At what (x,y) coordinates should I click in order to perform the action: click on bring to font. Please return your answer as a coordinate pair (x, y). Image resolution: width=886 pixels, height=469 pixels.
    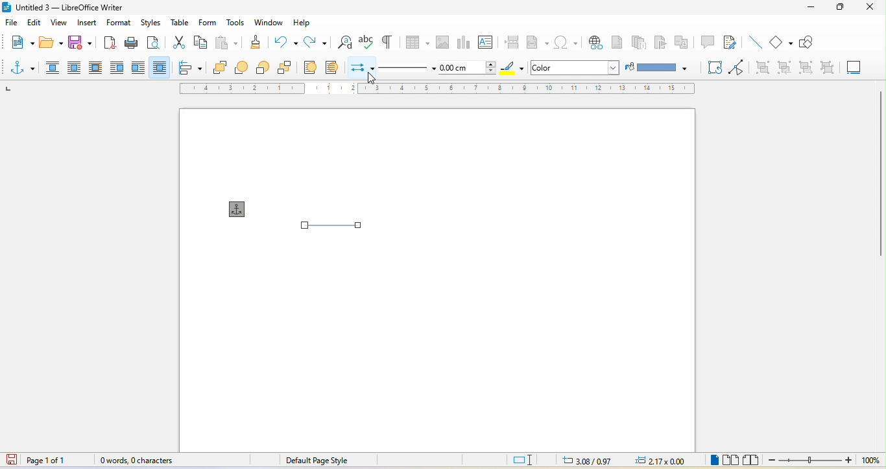
    Looking at the image, I should click on (222, 67).